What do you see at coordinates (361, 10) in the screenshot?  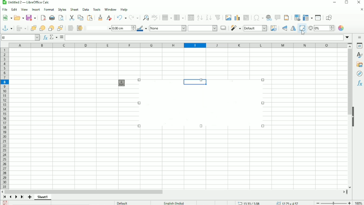 I see `Close document` at bounding box center [361, 10].